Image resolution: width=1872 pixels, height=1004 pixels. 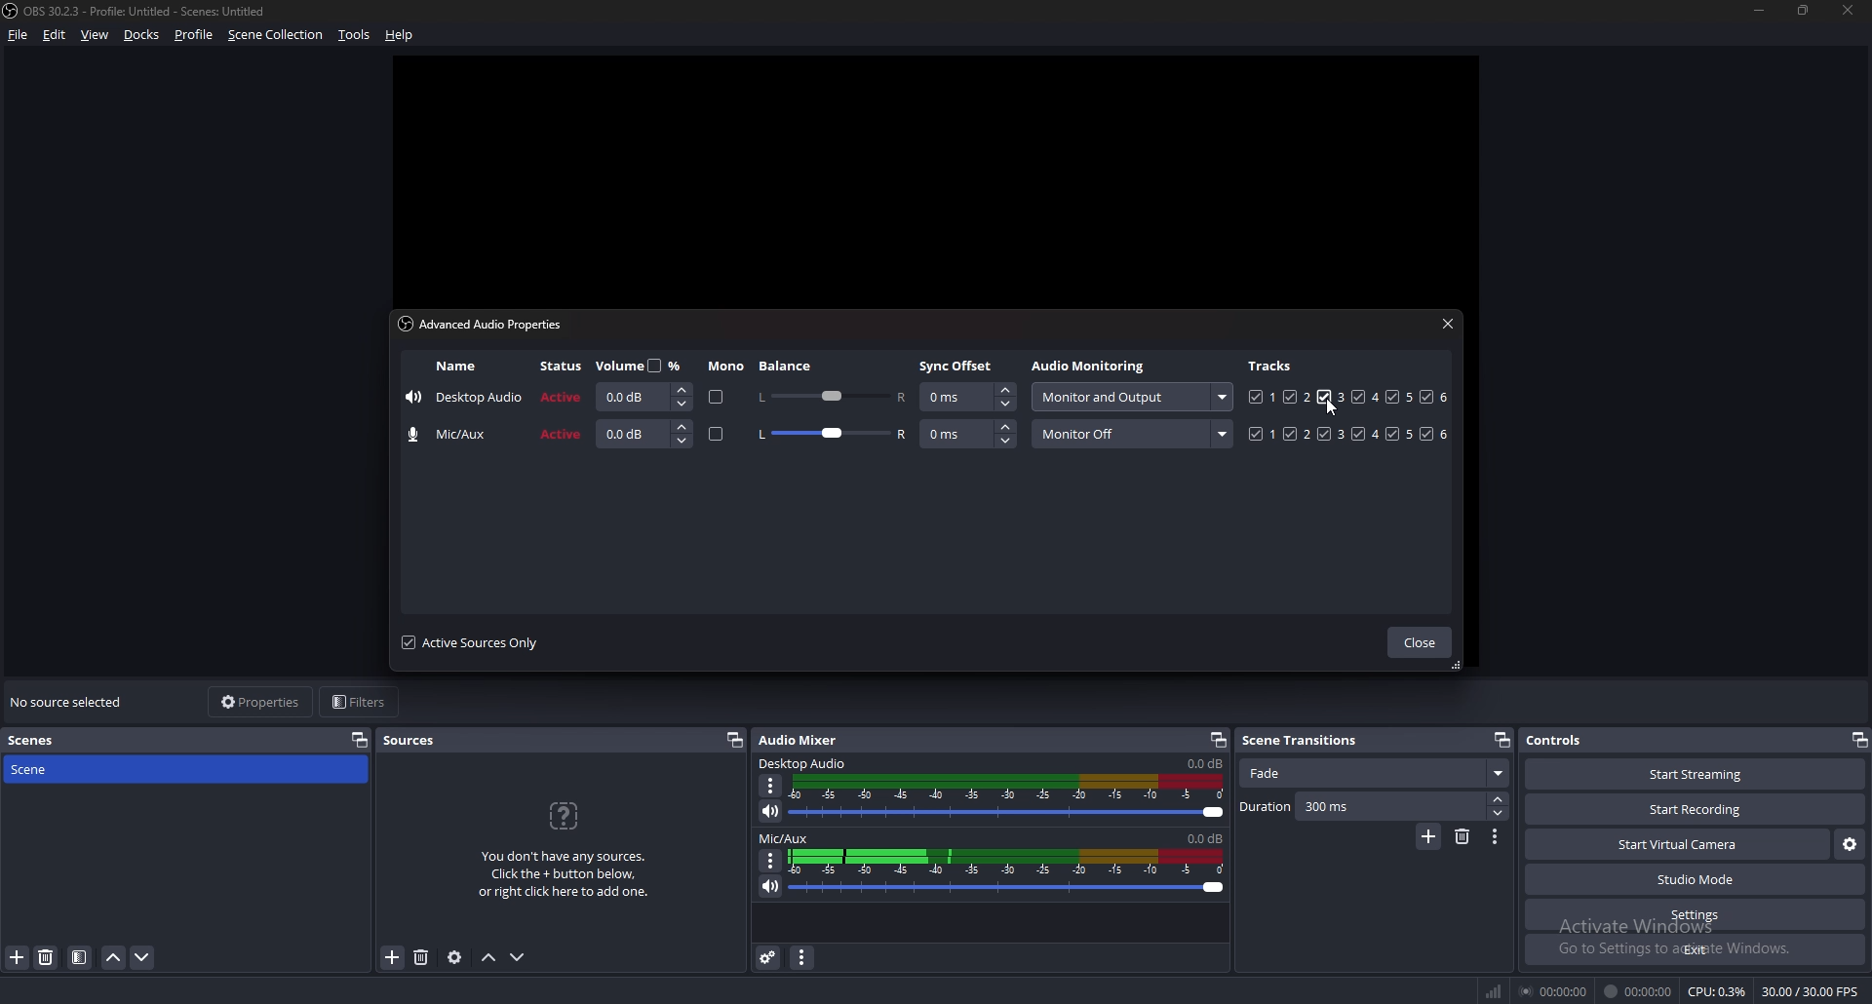 I want to click on filter, so click(x=79, y=958).